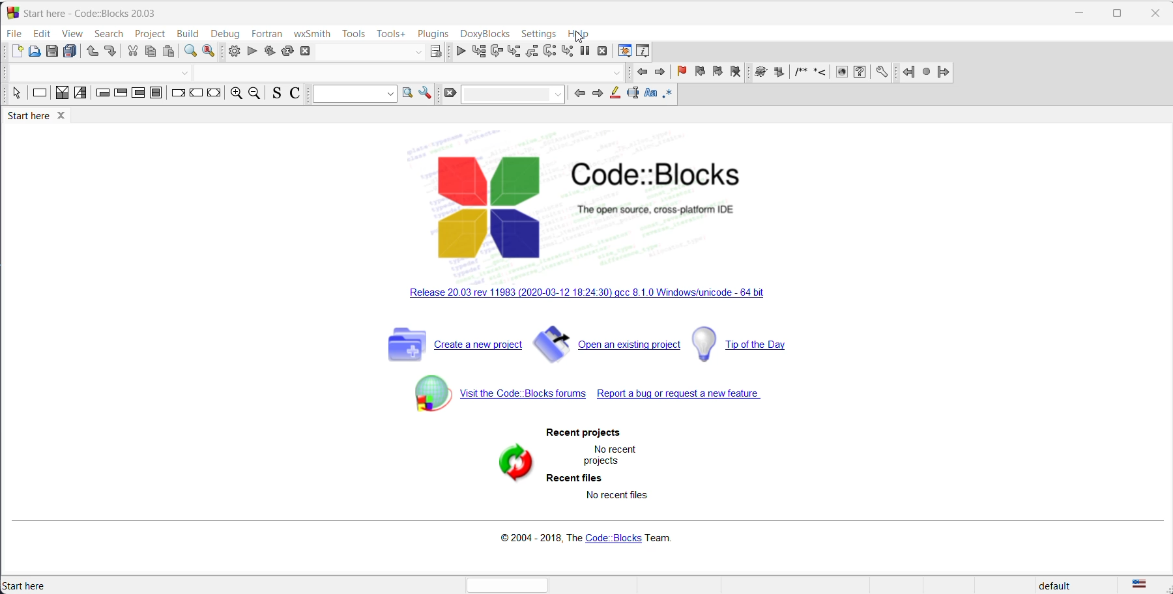 This screenshot has height=594, width=1173. What do you see at coordinates (623, 51) in the screenshot?
I see `debugging window` at bounding box center [623, 51].